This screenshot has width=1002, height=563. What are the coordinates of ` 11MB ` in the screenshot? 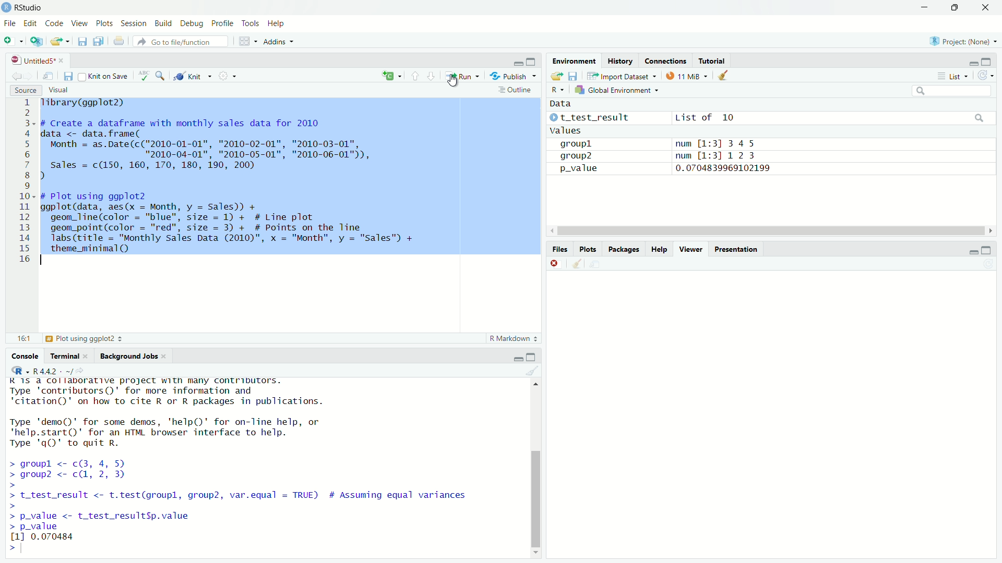 It's located at (687, 76).